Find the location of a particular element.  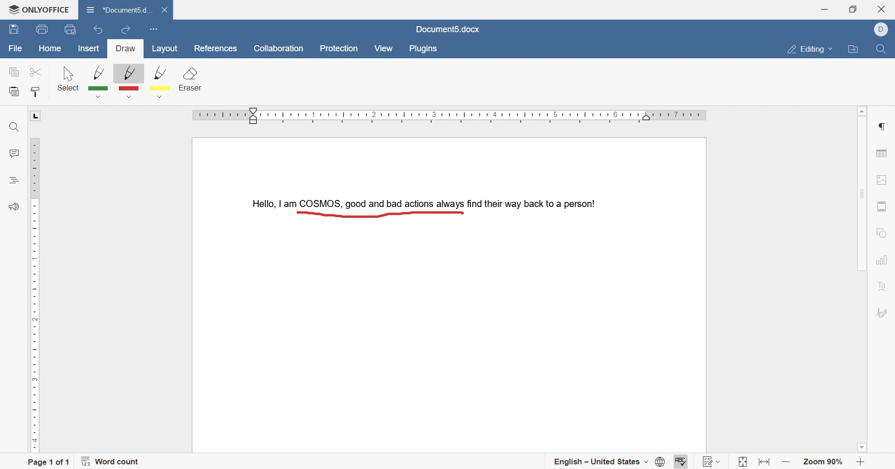

zoom in is located at coordinates (860, 462).